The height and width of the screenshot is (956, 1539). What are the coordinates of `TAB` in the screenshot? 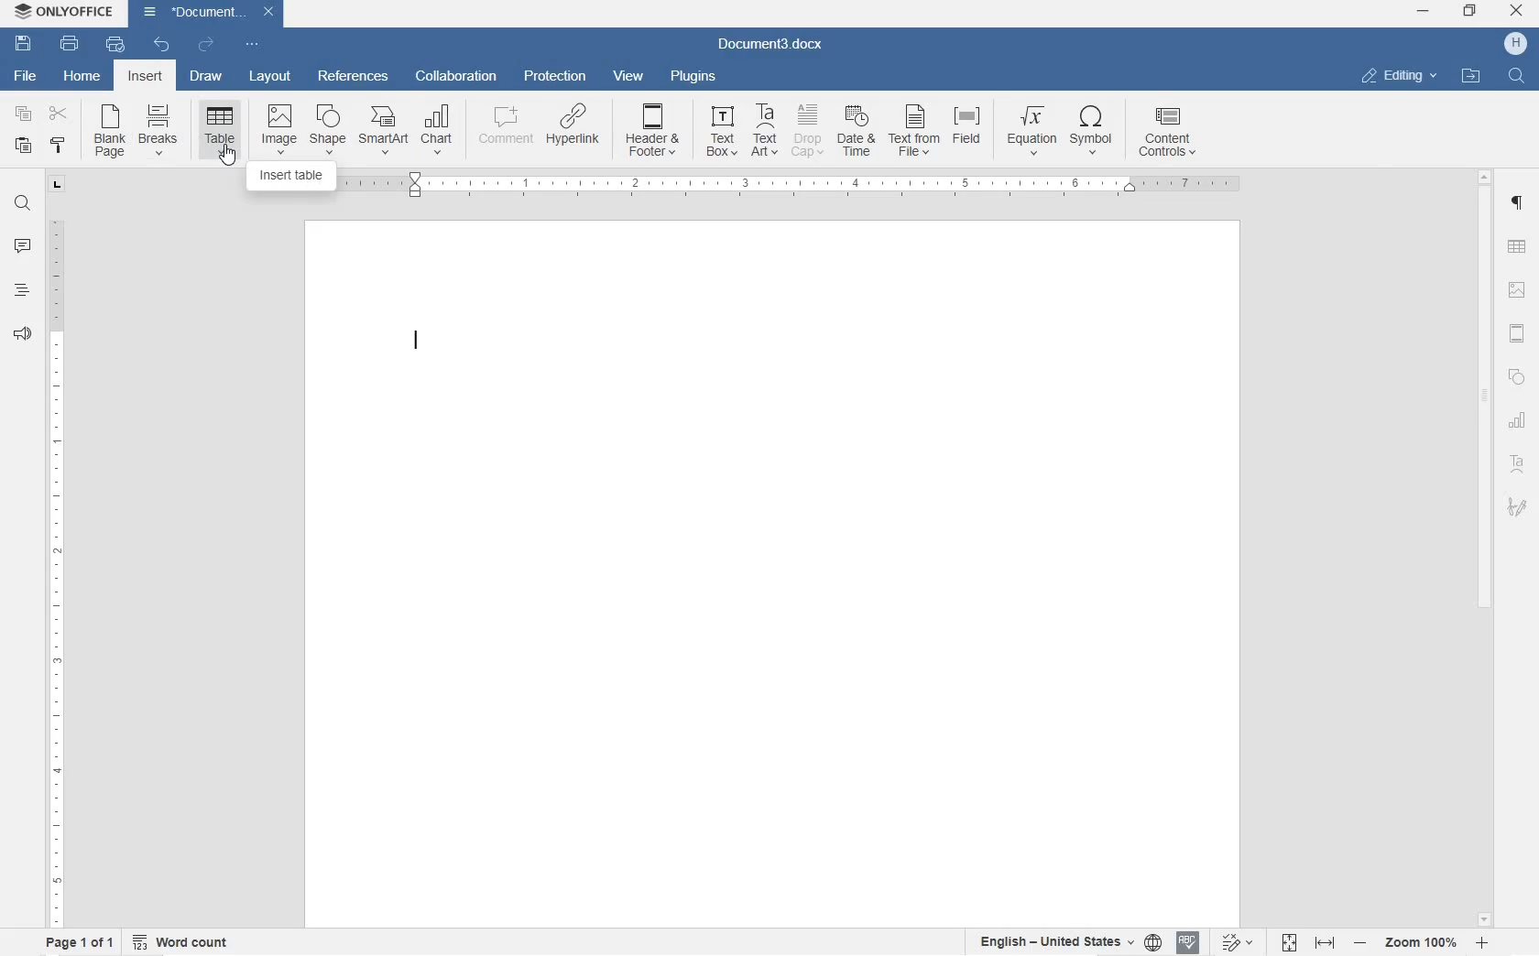 It's located at (57, 184).